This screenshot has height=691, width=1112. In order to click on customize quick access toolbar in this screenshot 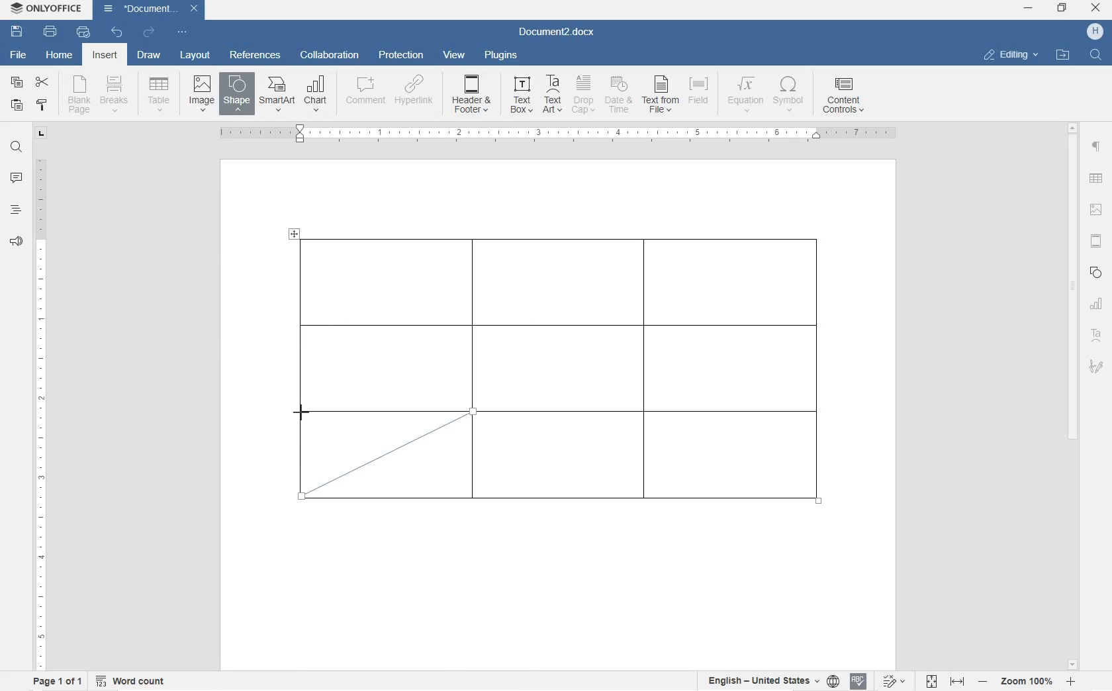, I will do `click(181, 32)`.